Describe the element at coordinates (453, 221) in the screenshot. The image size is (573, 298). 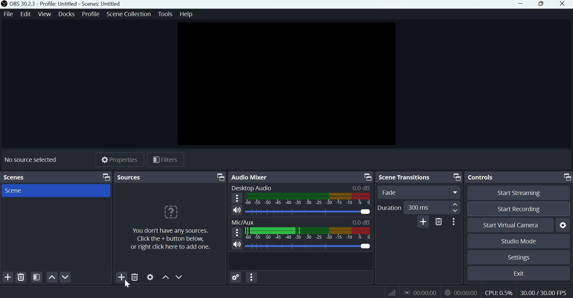
I see `More Options ` at that location.